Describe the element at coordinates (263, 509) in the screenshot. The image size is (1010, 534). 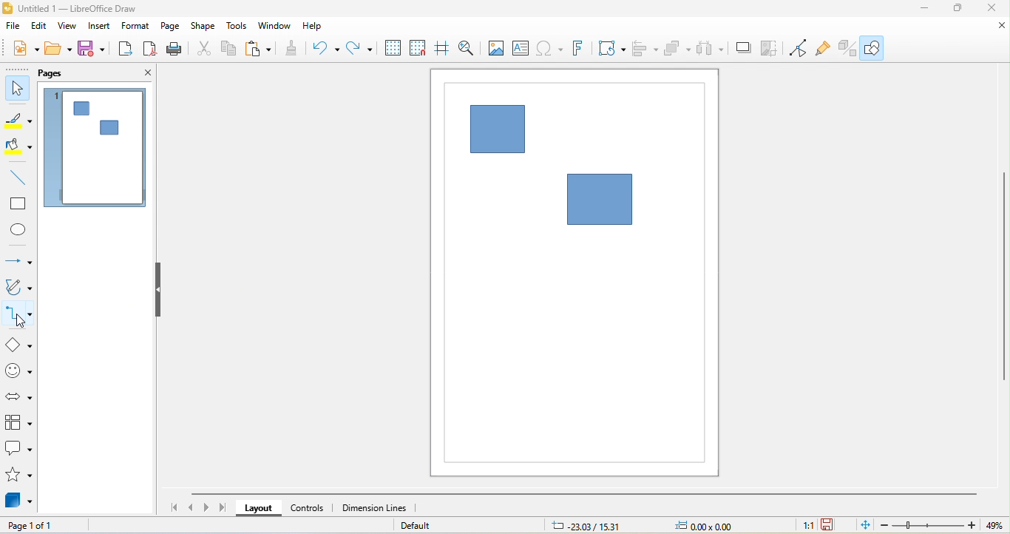
I see `layout` at that location.